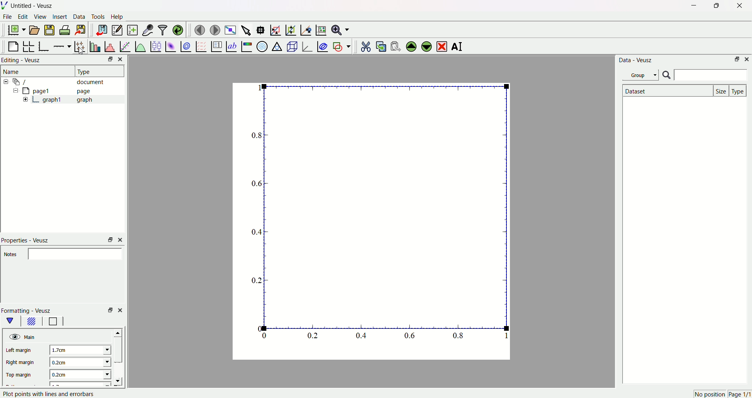 The image size is (752, 398). Describe the element at coordinates (441, 46) in the screenshot. I see `remove the widgets` at that location.